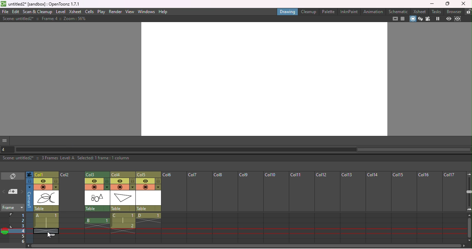 The image size is (472, 249). What do you see at coordinates (437, 19) in the screenshot?
I see `Freeze` at bounding box center [437, 19].